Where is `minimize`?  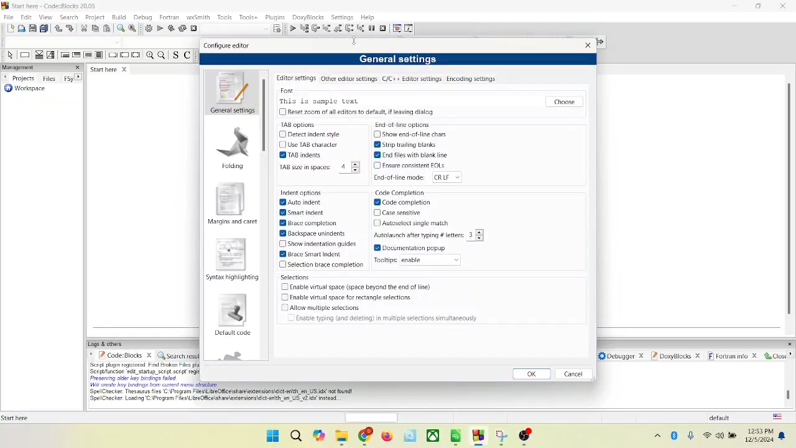
minimize is located at coordinates (736, 6).